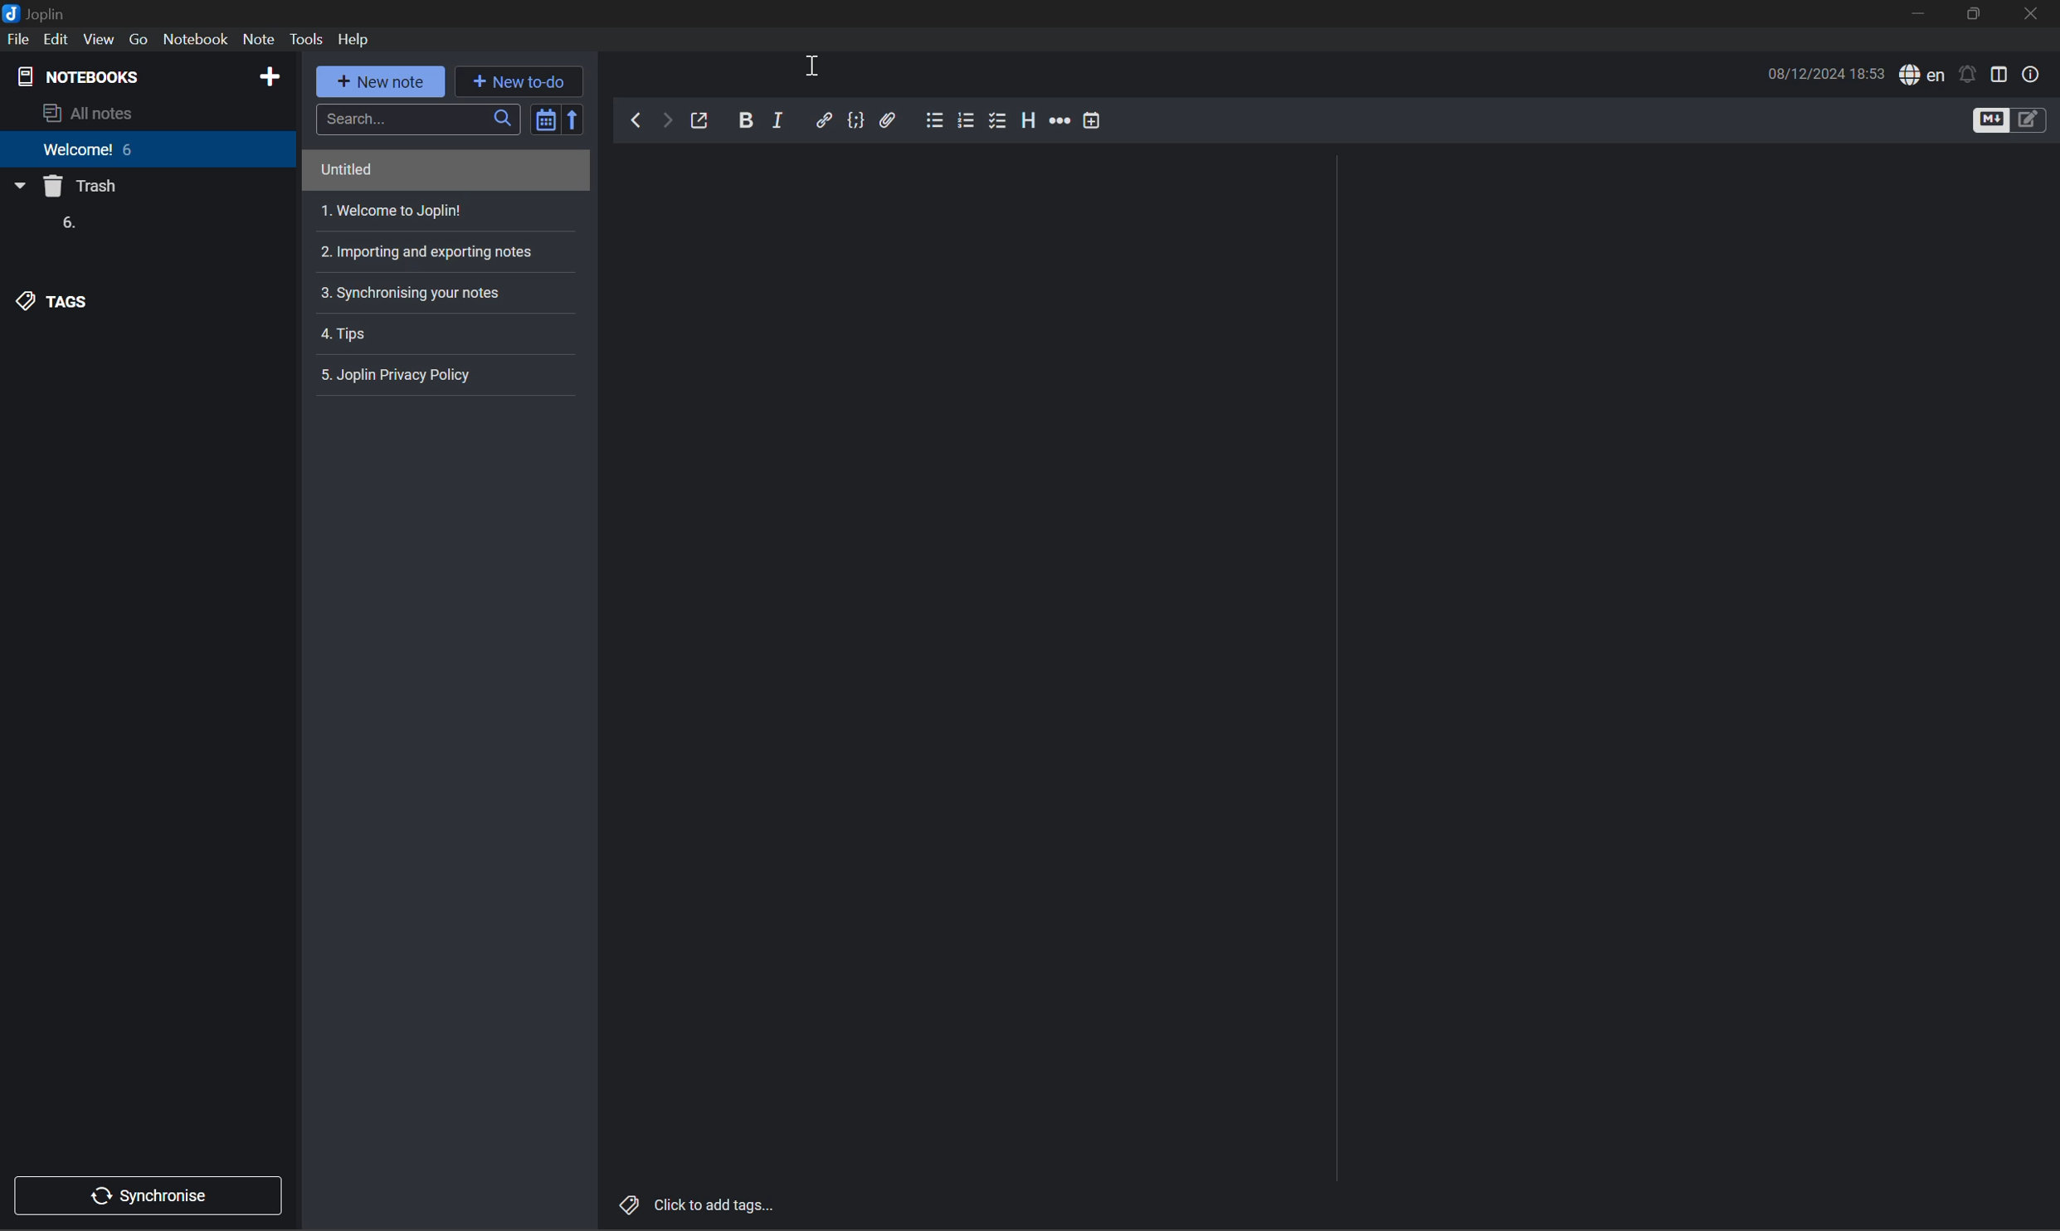 The image size is (2060, 1231). What do you see at coordinates (100, 38) in the screenshot?
I see `View` at bounding box center [100, 38].